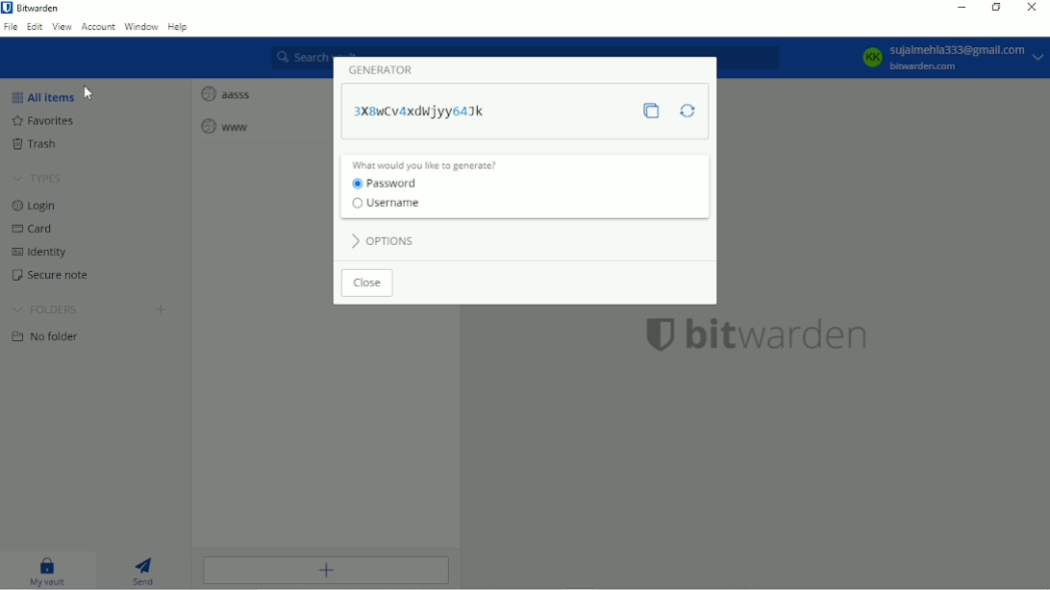 The width and height of the screenshot is (1050, 590). I want to click on Cursor, so click(88, 93).